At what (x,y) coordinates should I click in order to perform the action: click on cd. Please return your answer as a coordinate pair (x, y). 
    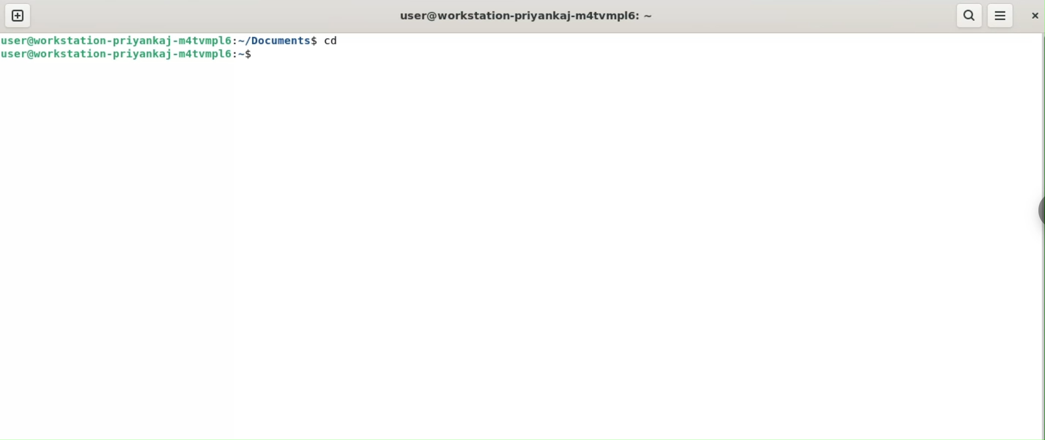
    Looking at the image, I should click on (337, 39).